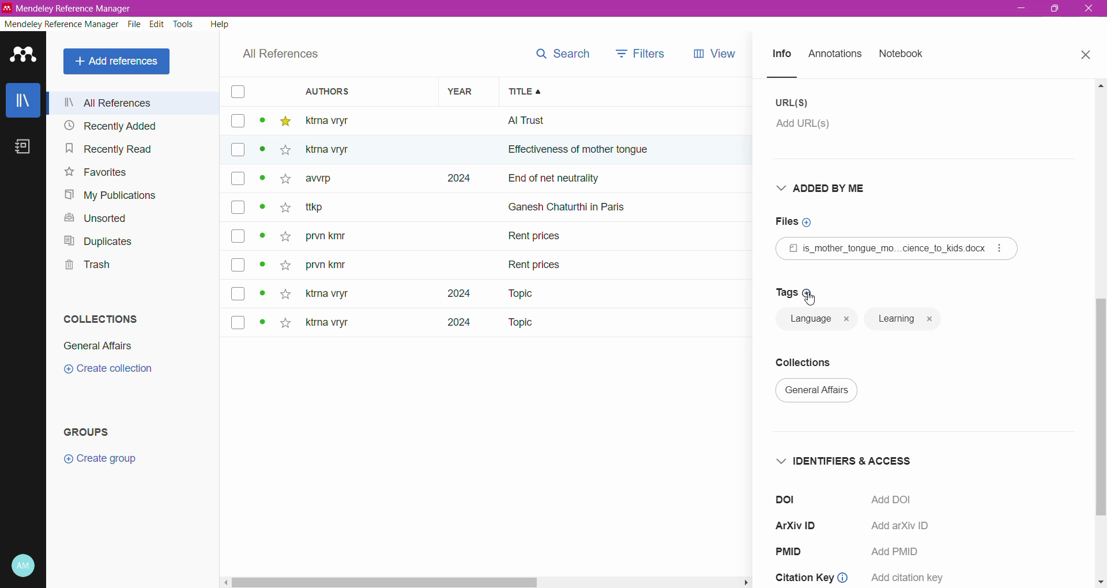  What do you see at coordinates (135, 24) in the screenshot?
I see `File` at bounding box center [135, 24].